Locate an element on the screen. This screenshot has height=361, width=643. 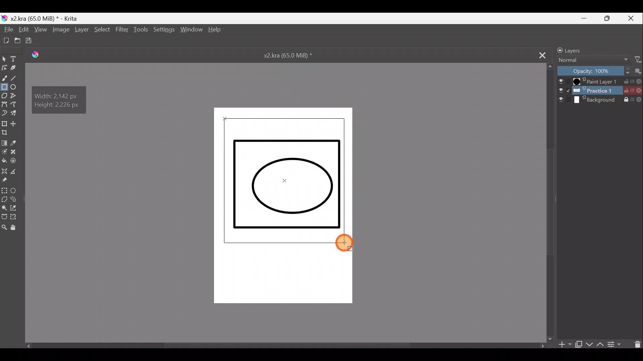
Normal Blending mode is located at coordinates (592, 60).